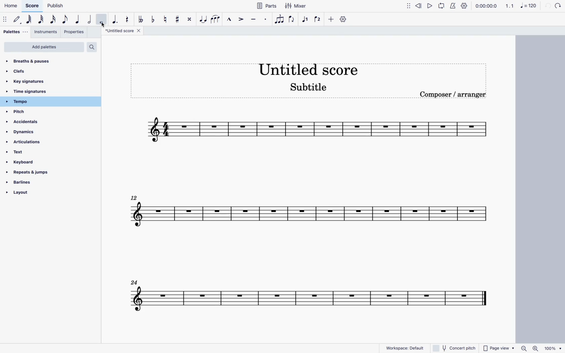 The width and height of the screenshot is (565, 353). I want to click on keyboard, so click(34, 163).